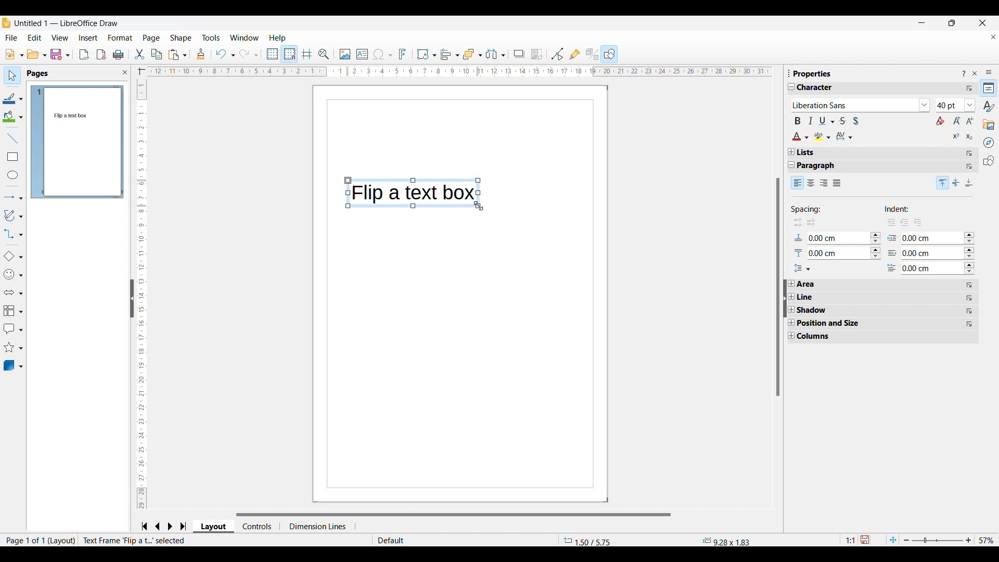 The image size is (999, 562). What do you see at coordinates (178, 55) in the screenshot?
I see `Paste` at bounding box center [178, 55].